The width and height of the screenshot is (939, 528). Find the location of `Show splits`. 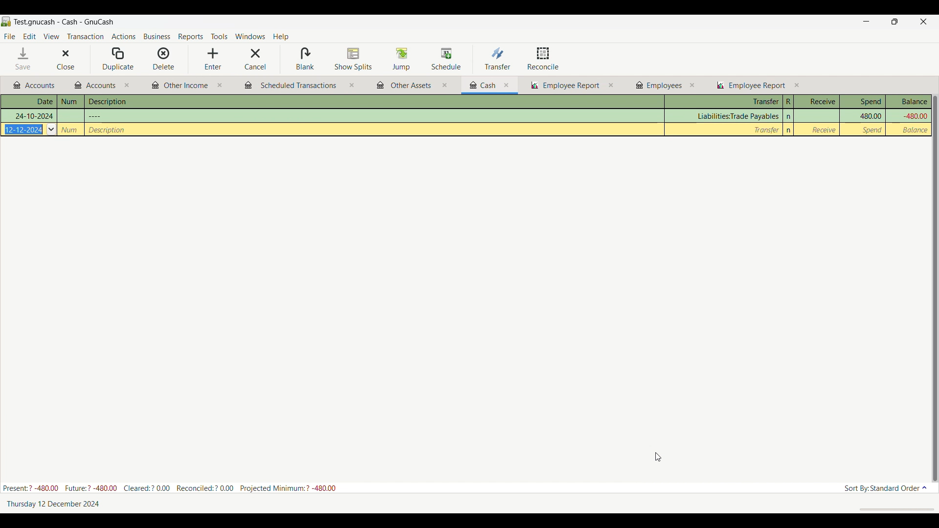

Show splits is located at coordinates (354, 59).